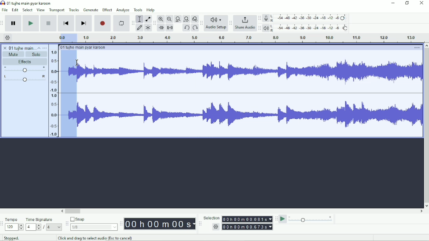 The image size is (429, 241). What do you see at coordinates (170, 27) in the screenshot?
I see `Silence audio selection` at bounding box center [170, 27].